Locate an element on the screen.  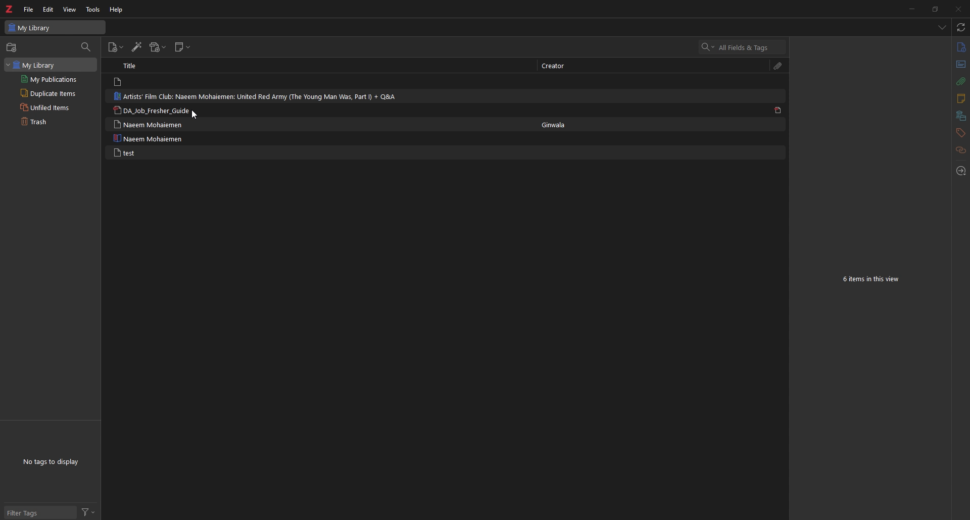
unfiled items is located at coordinates (51, 107).